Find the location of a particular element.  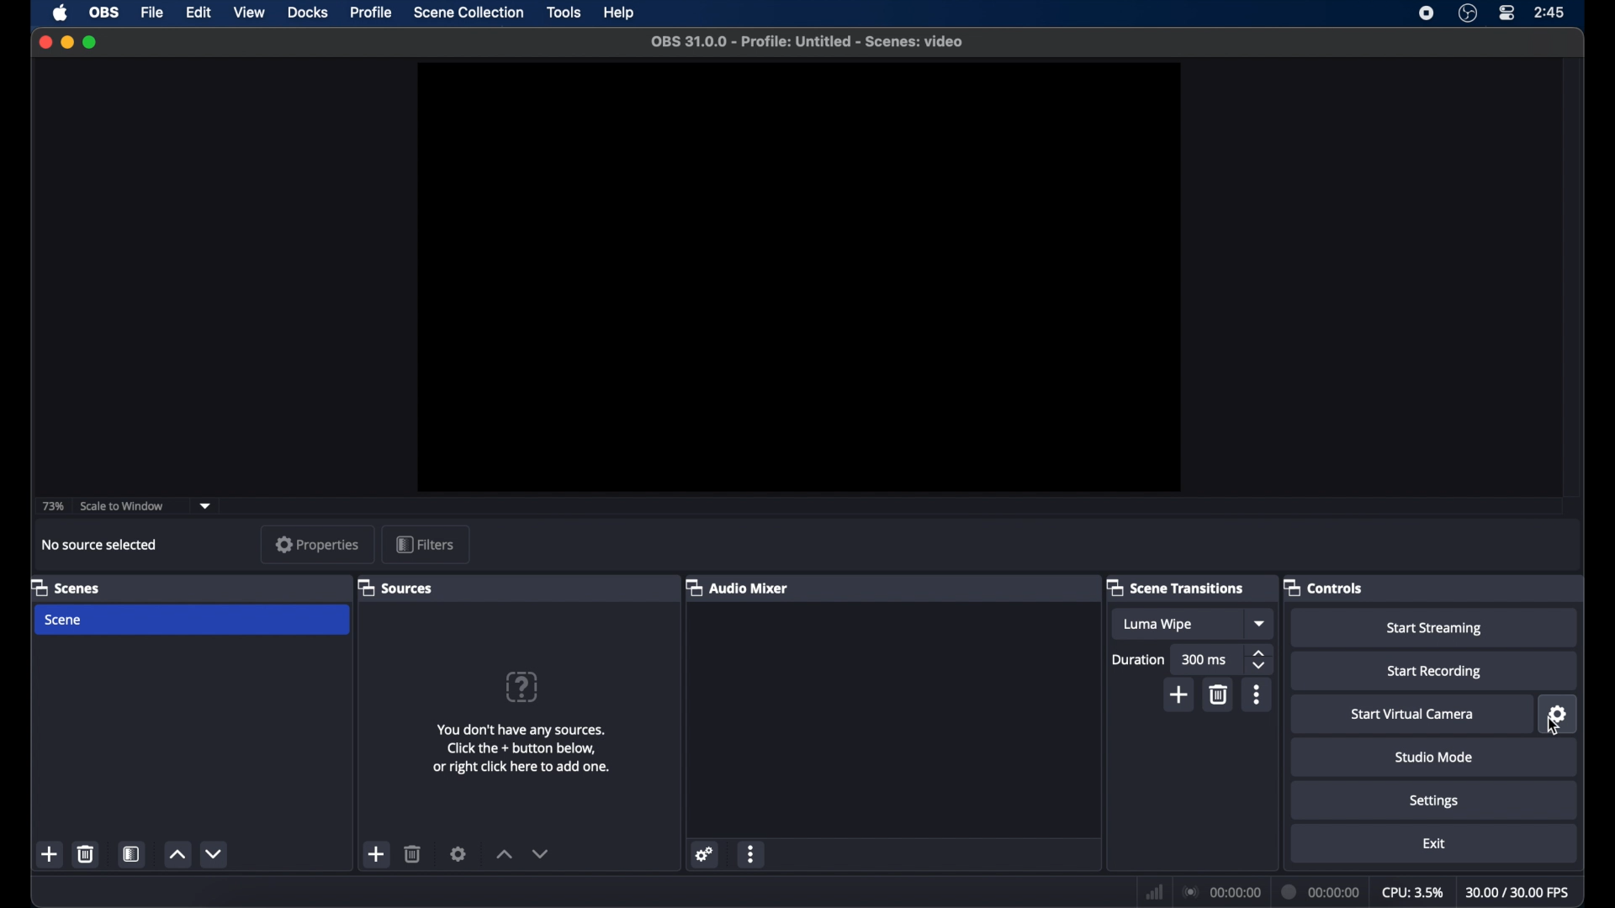

stepper buttons is located at coordinates (1260, 660).